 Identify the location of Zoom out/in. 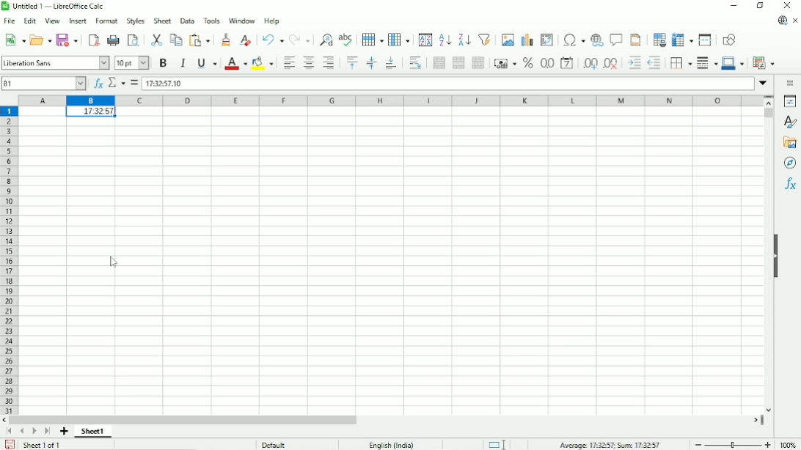
(734, 443).